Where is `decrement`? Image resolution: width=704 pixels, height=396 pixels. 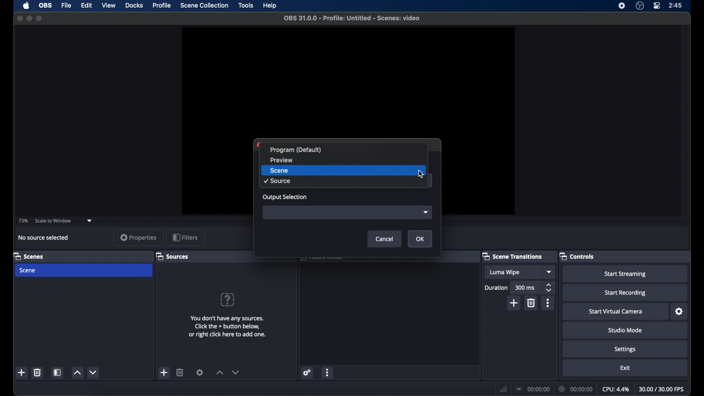
decrement is located at coordinates (93, 372).